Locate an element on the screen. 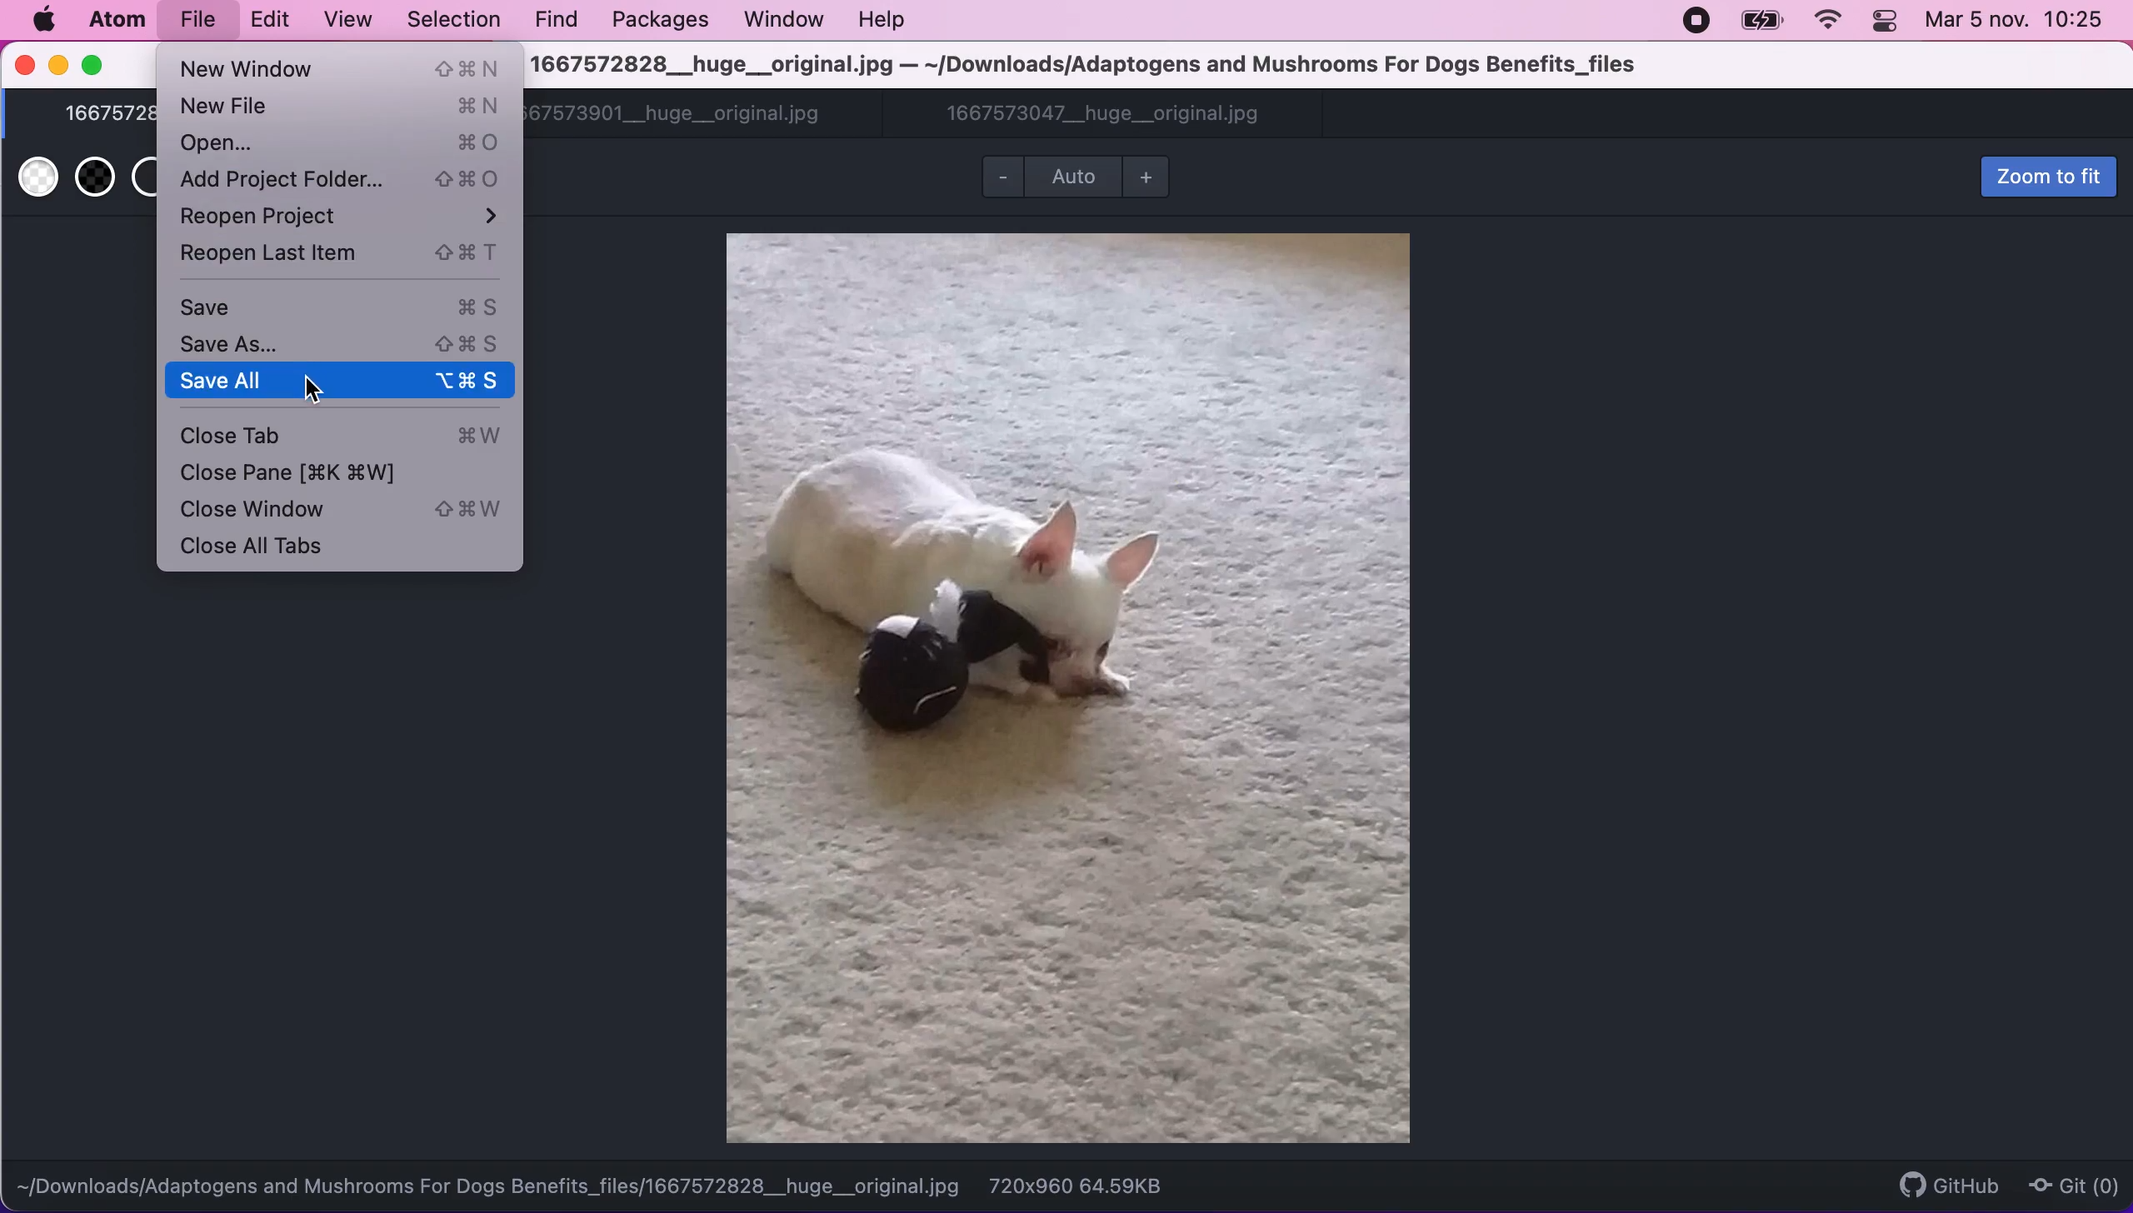 The image size is (2133, 1213). use white transparent background is located at coordinates (35, 182).